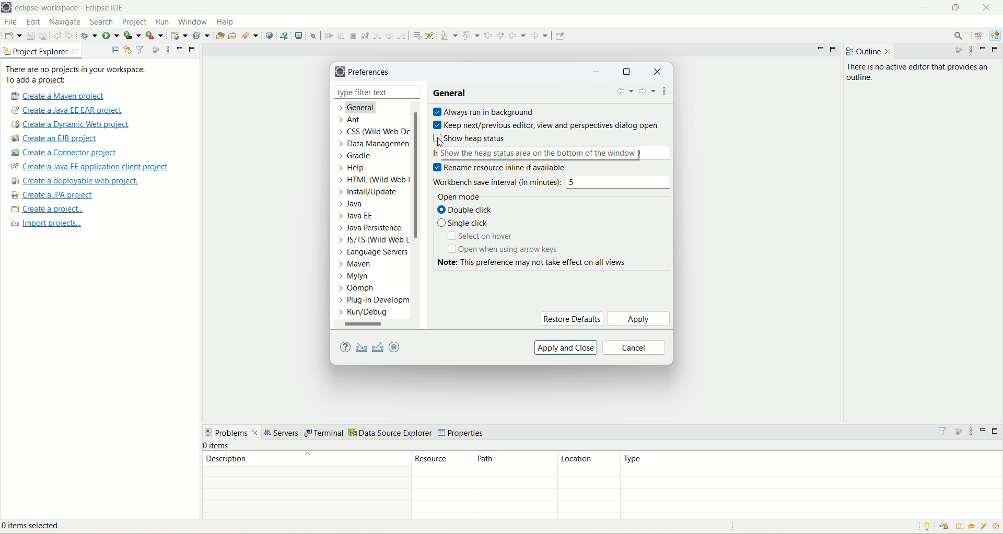  I want to click on create a Java EE ER project, so click(69, 110).